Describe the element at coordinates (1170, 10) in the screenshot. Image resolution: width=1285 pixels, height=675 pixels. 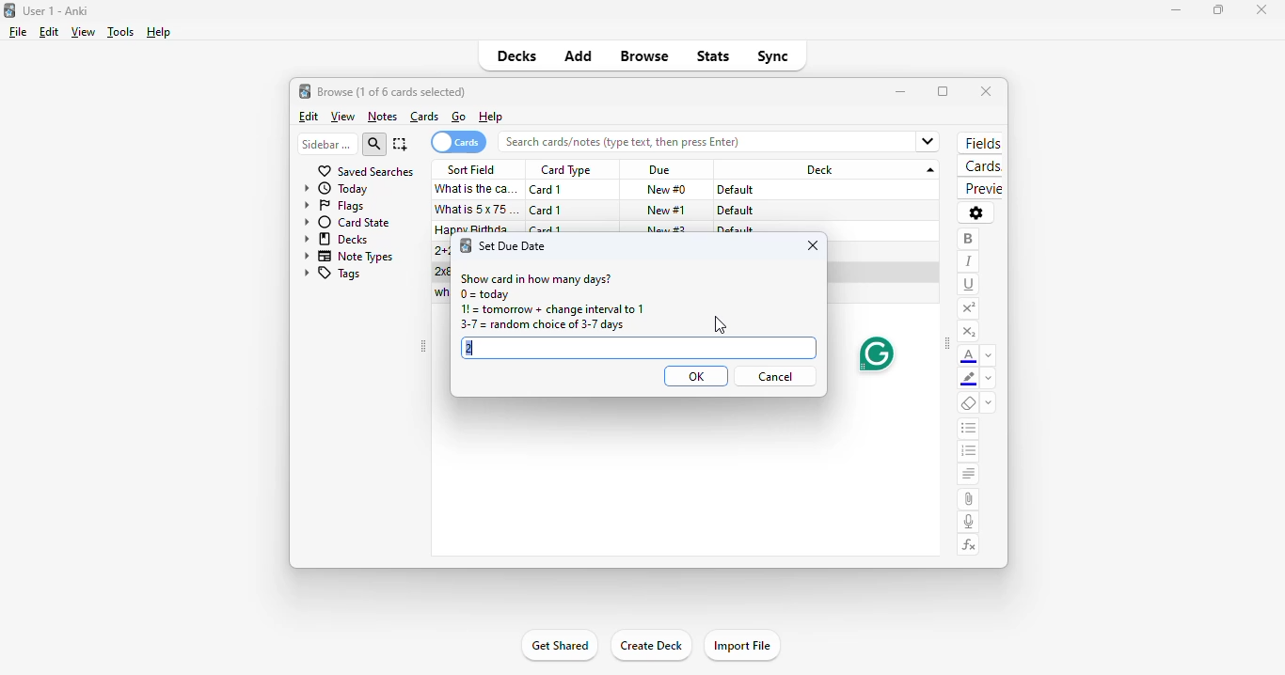
I see `minimize` at that location.